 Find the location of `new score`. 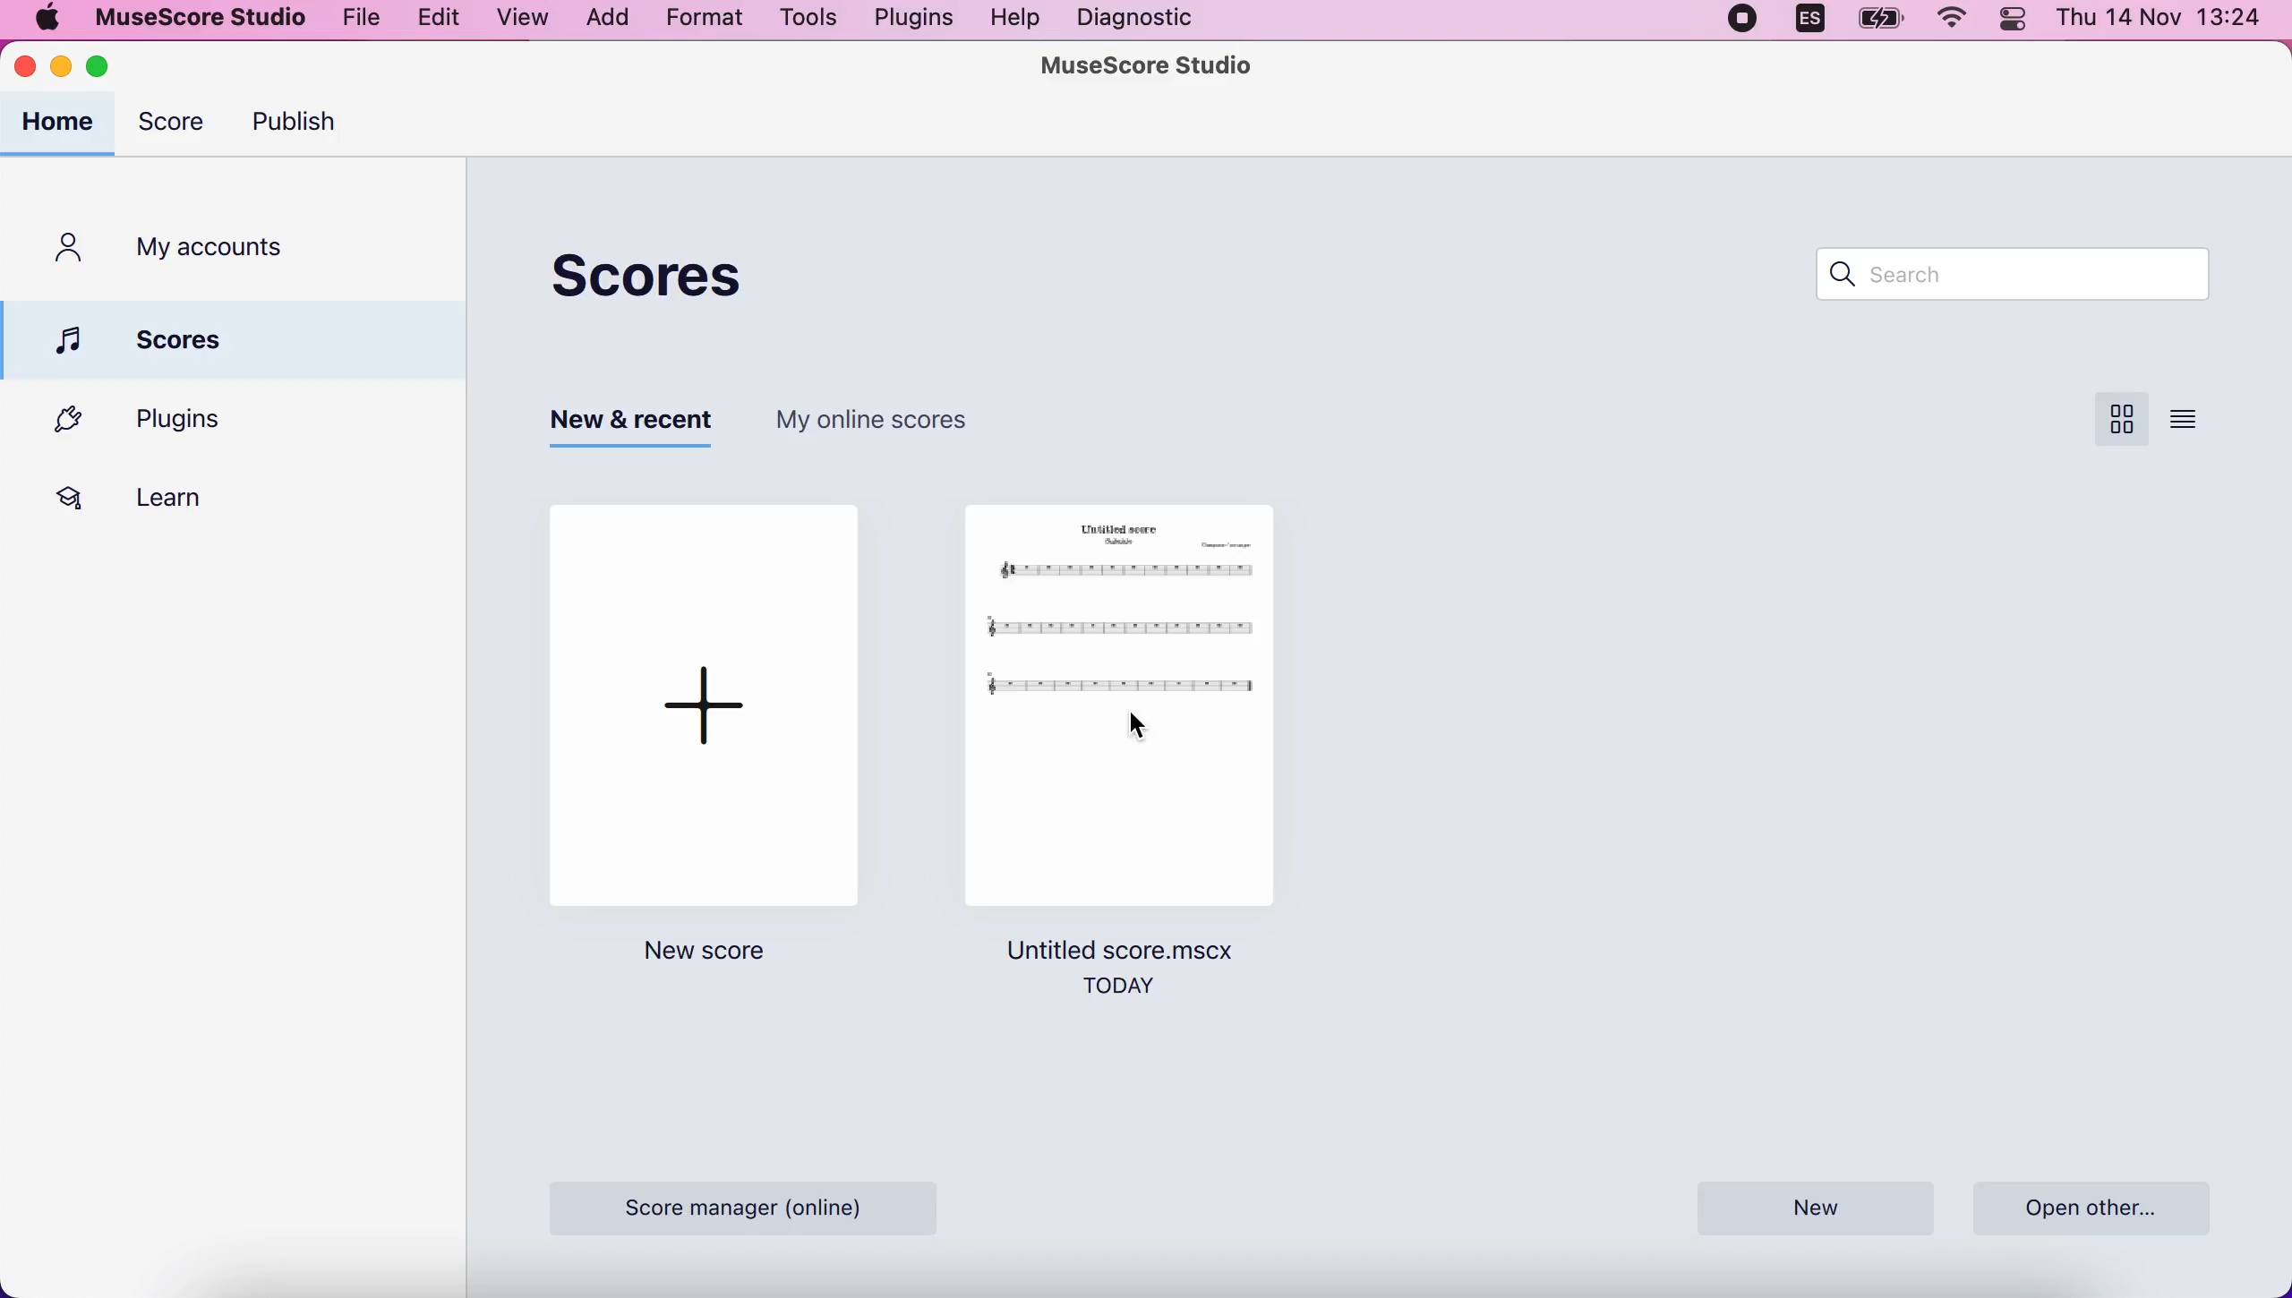

new score is located at coordinates (716, 703).